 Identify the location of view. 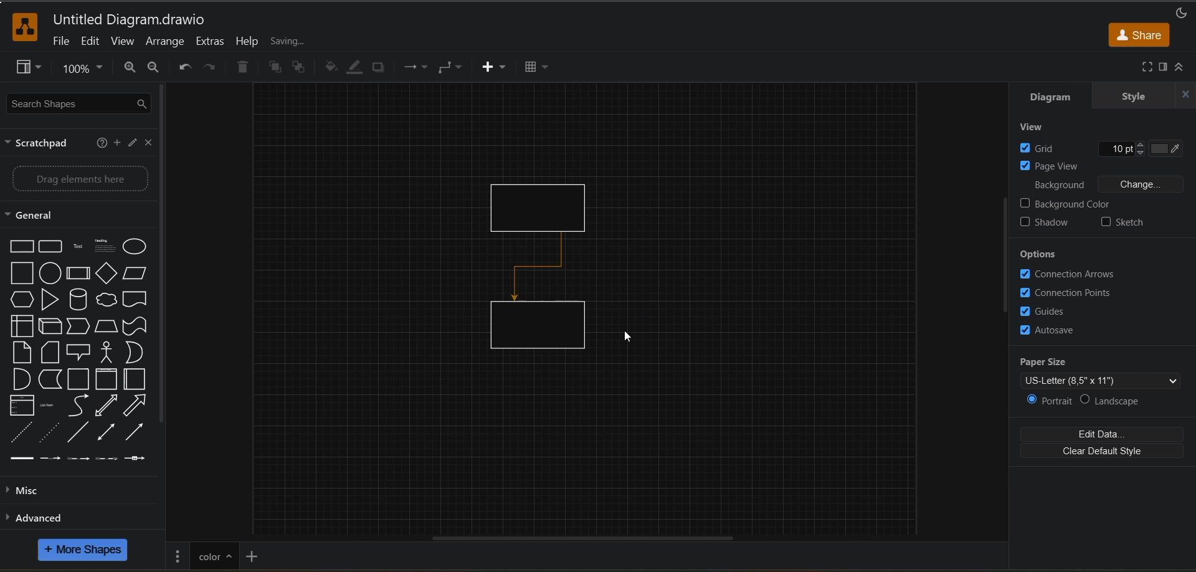
(31, 69).